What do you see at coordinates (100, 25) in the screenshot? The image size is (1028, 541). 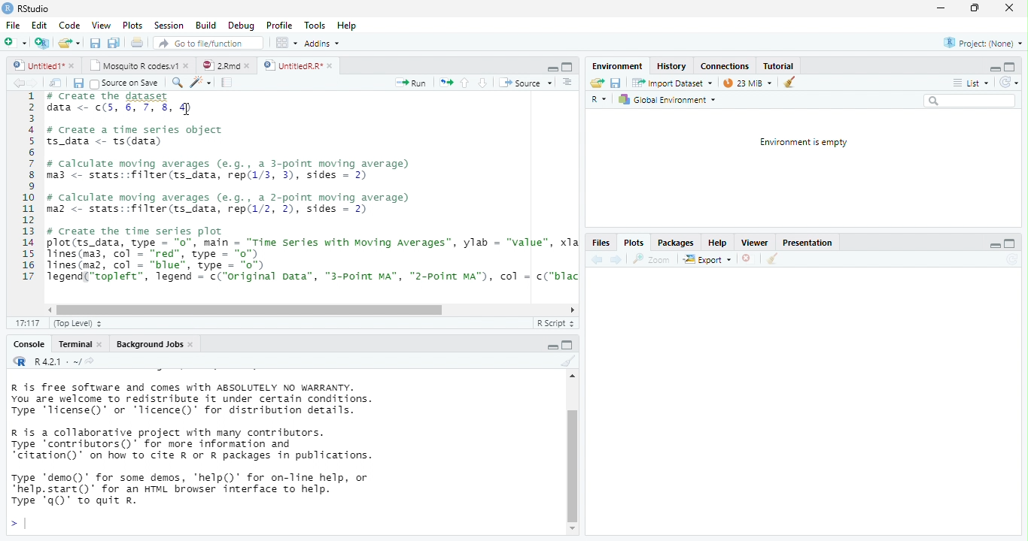 I see `View` at bounding box center [100, 25].